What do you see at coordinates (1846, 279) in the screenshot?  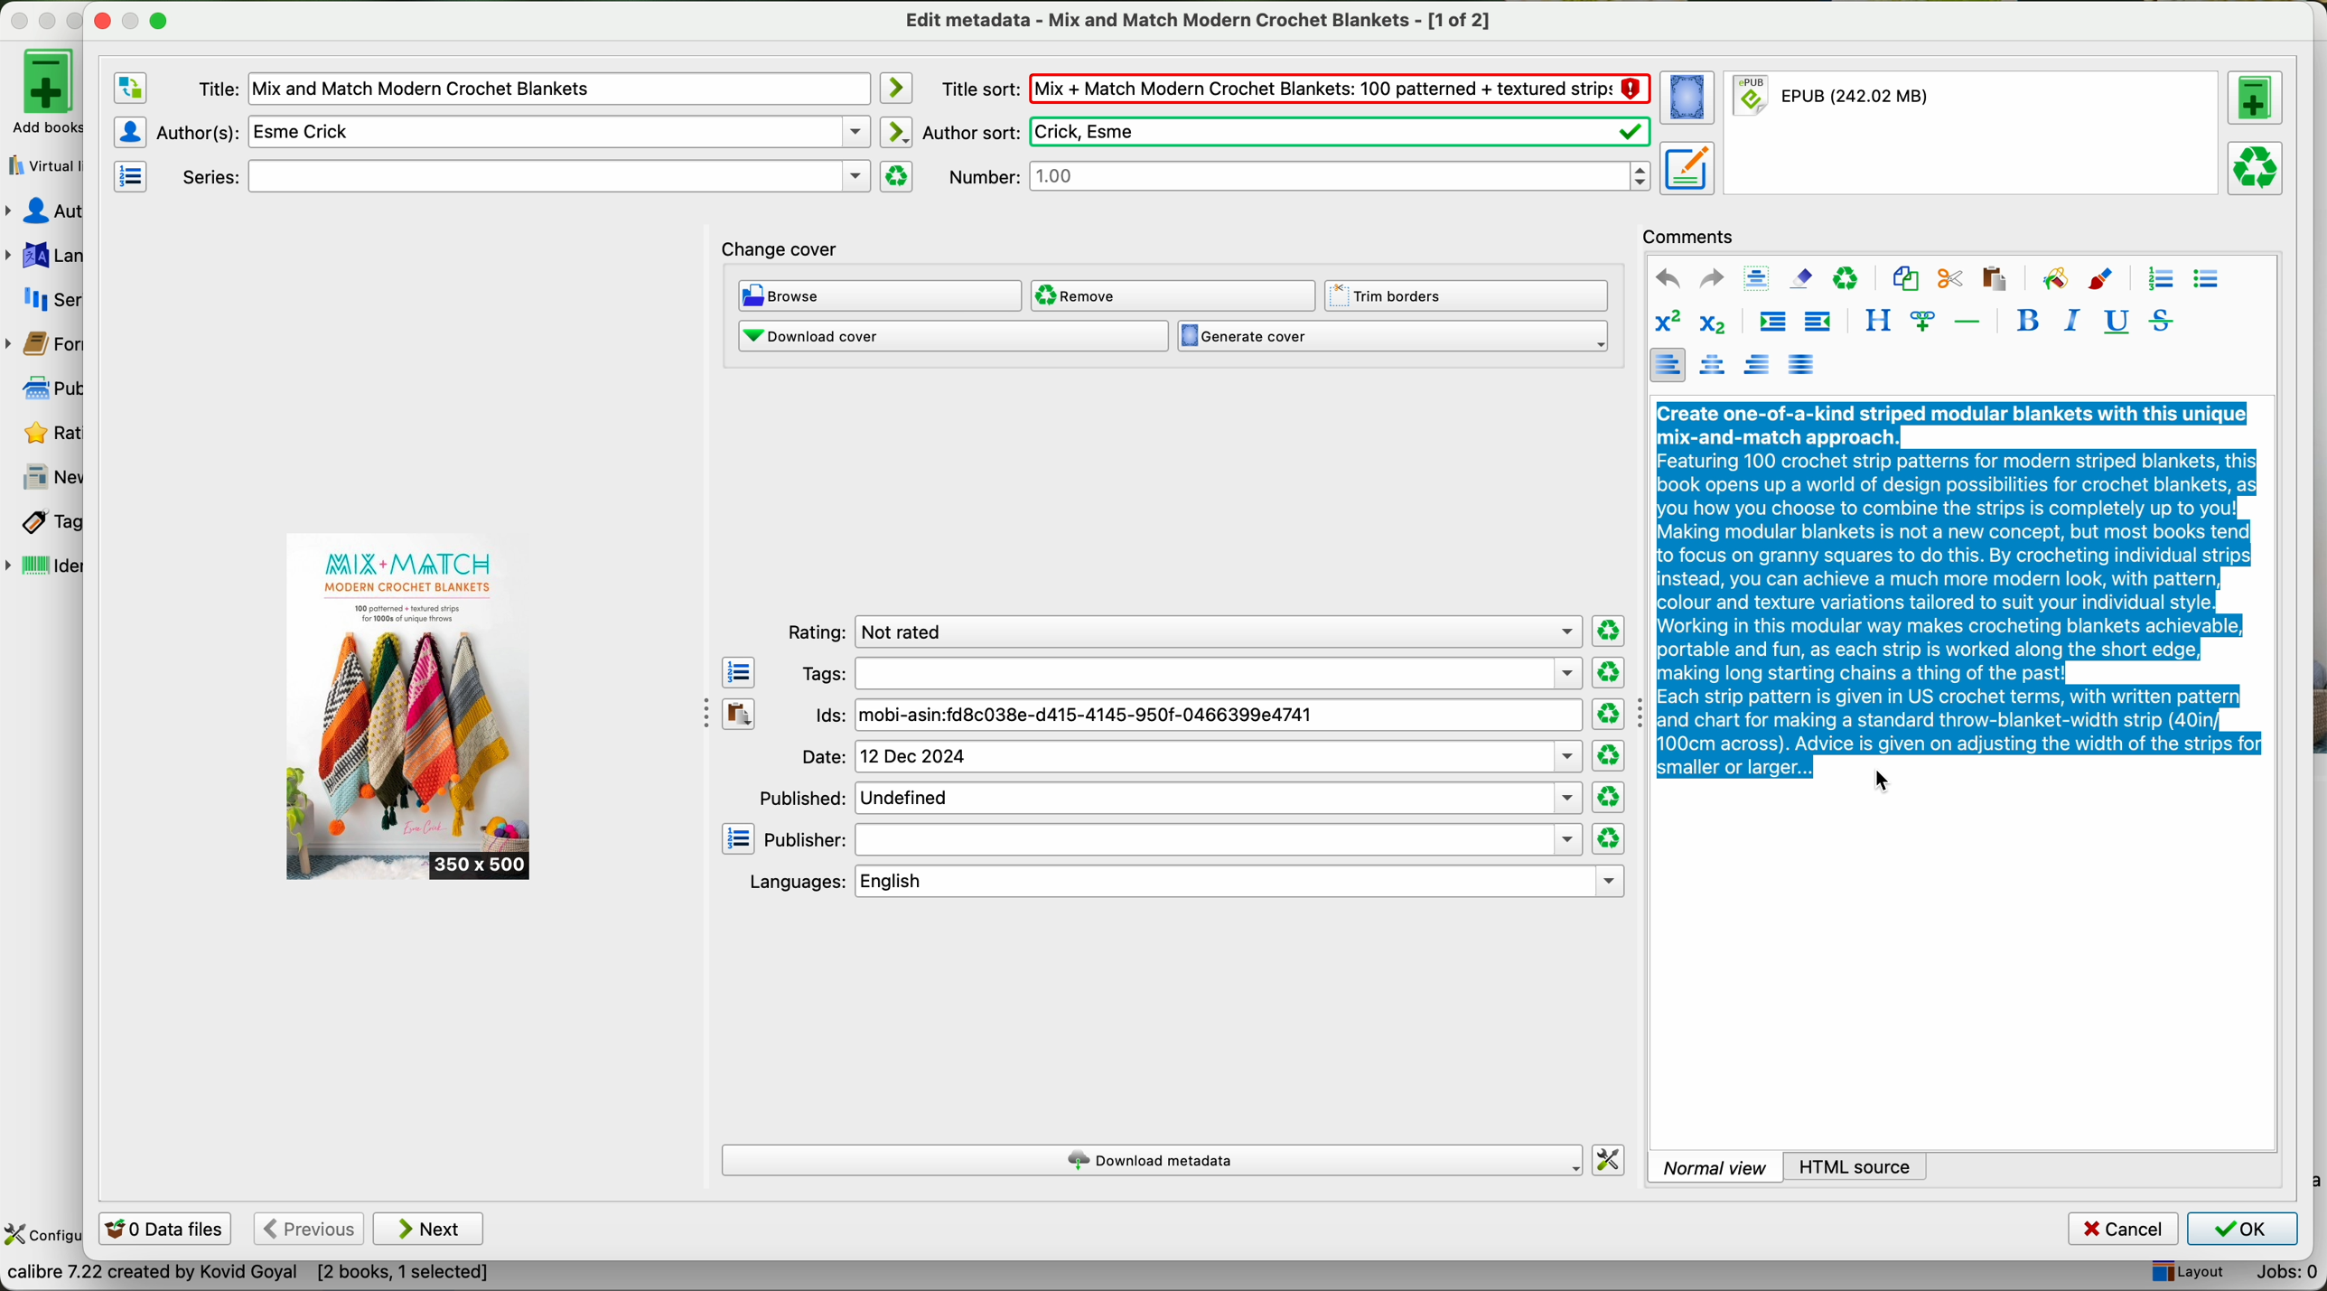 I see `clear` at bounding box center [1846, 279].